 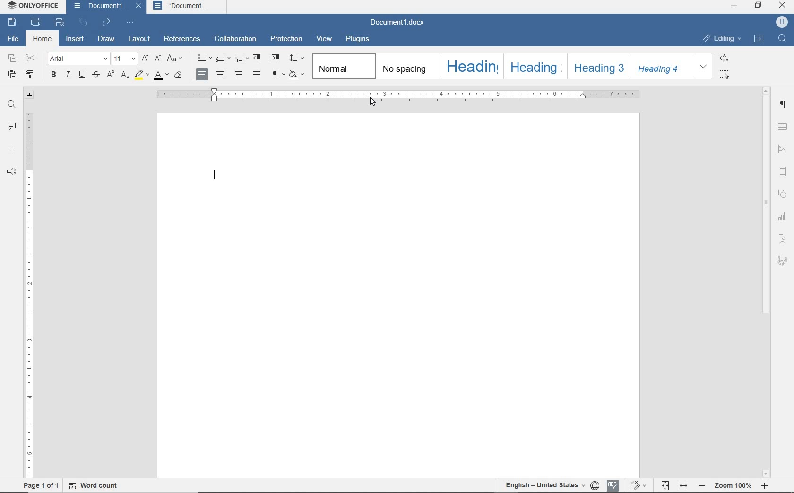 I want to click on zoom in, so click(x=767, y=486).